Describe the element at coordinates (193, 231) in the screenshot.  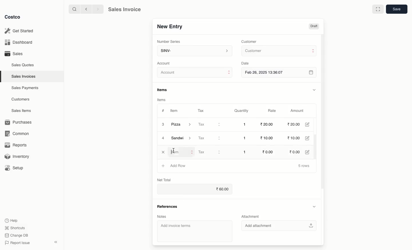
I see `‘Add invoice terms` at that location.